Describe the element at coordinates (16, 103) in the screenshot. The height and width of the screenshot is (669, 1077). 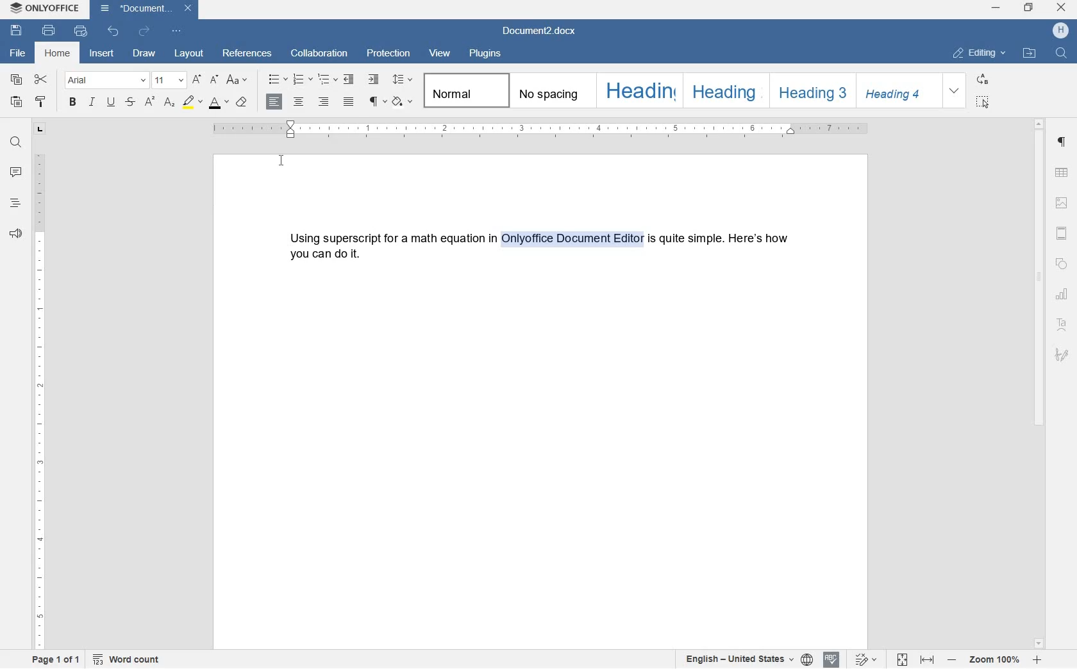
I see `paste` at that location.